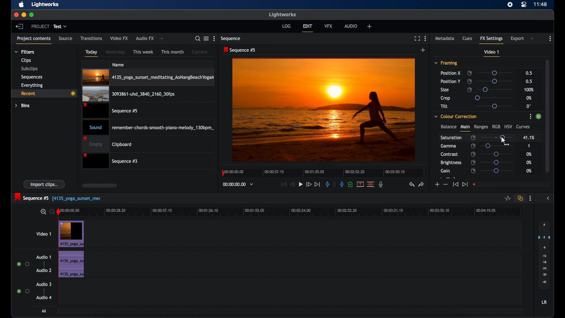 The height and width of the screenshot is (318, 565). I want to click on minimize, so click(23, 15).